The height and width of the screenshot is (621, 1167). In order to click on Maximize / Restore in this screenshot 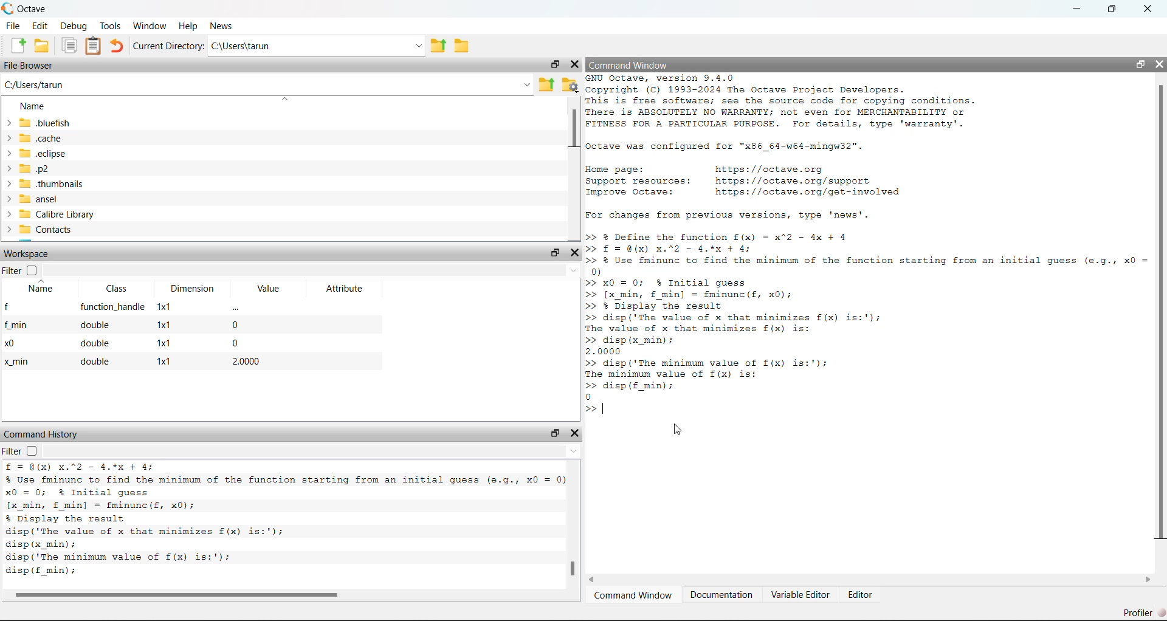, I will do `click(554, 431)`.